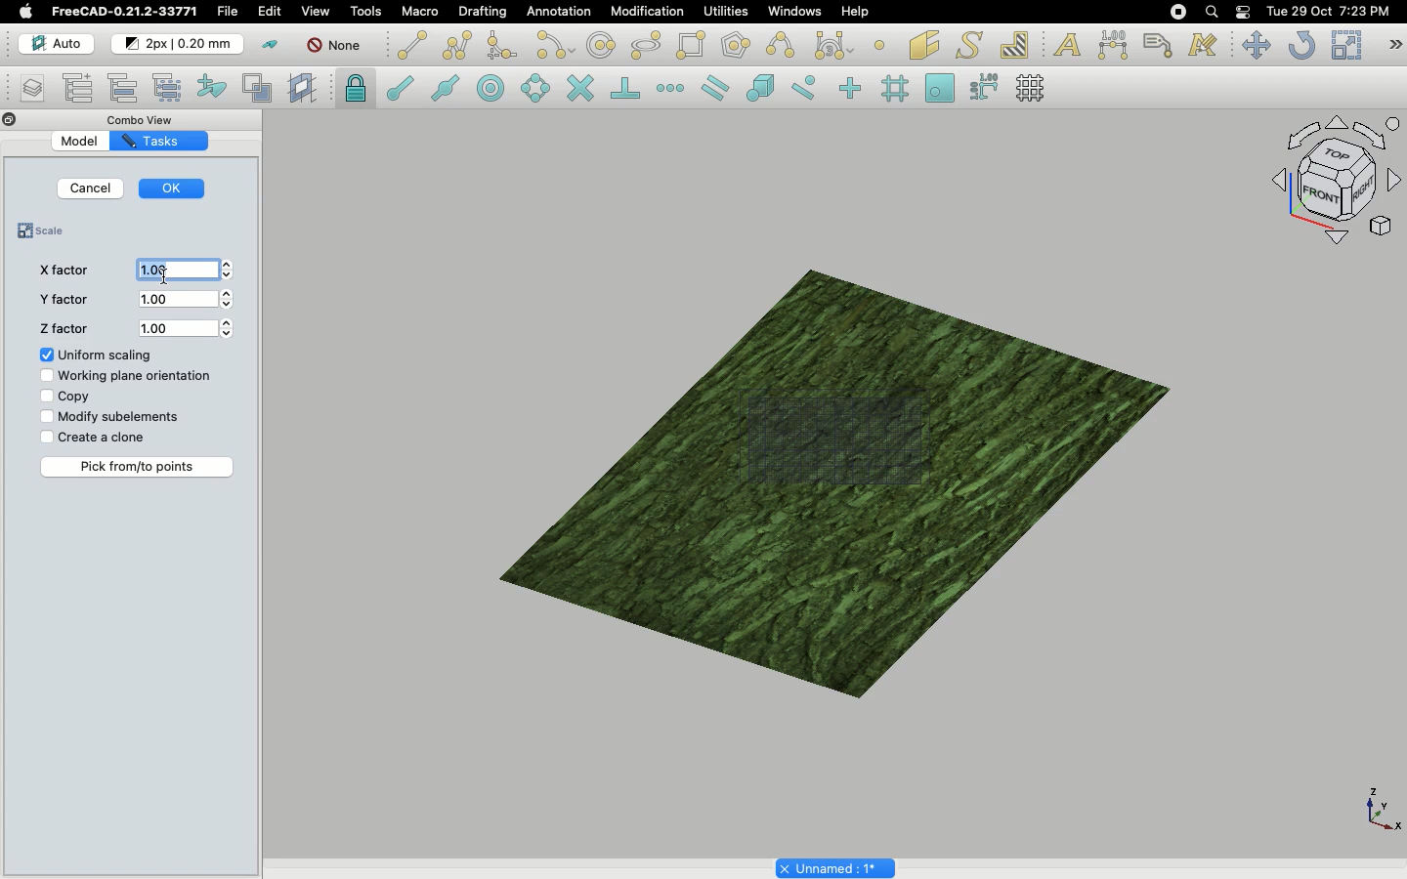 The image size is (1407, 879). What do you see at coordinates (883, 44) in the screenshot?
I see `Point` at bounding box center [883, 44].